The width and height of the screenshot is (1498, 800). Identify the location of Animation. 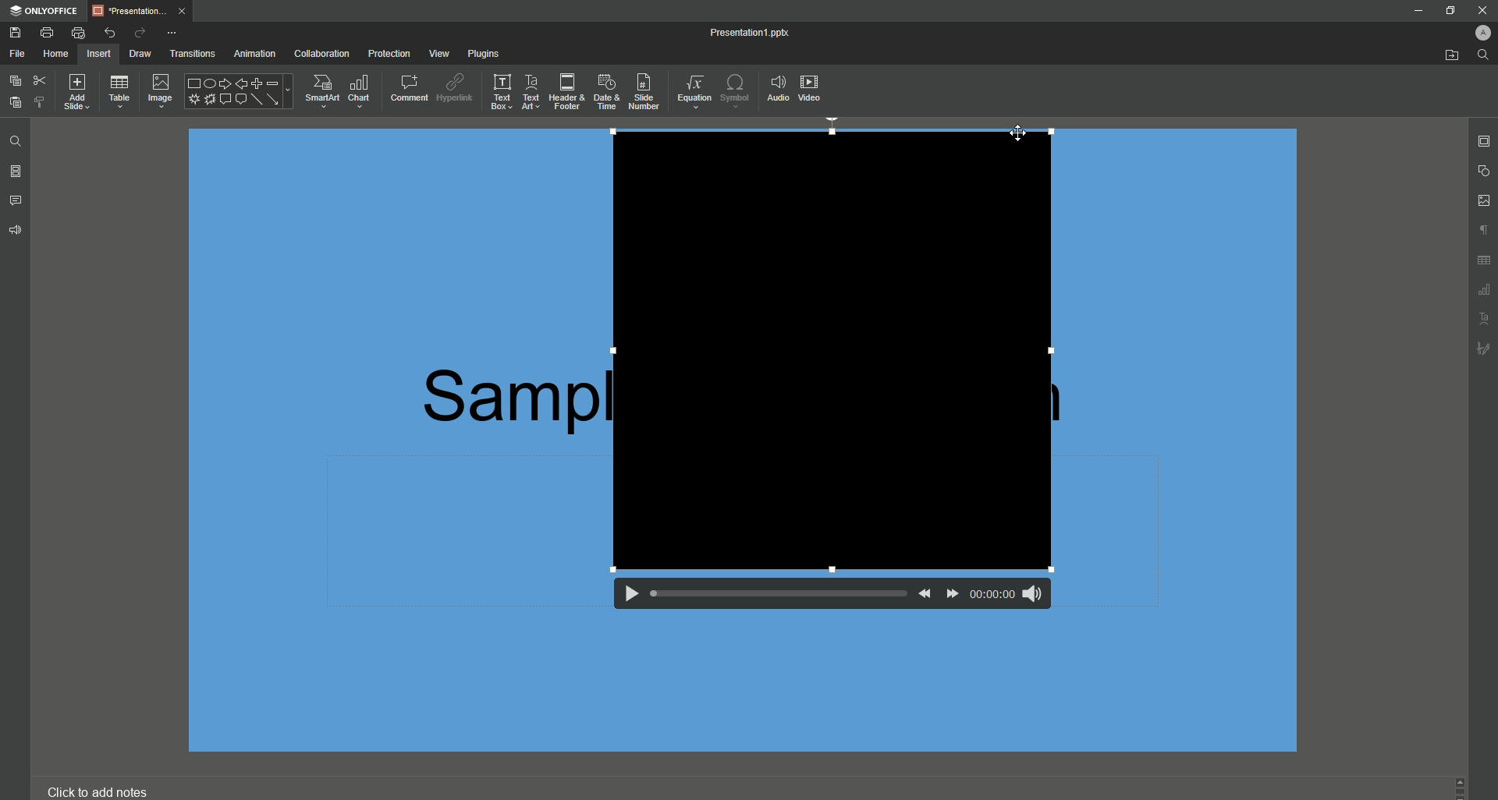
(254, 55).